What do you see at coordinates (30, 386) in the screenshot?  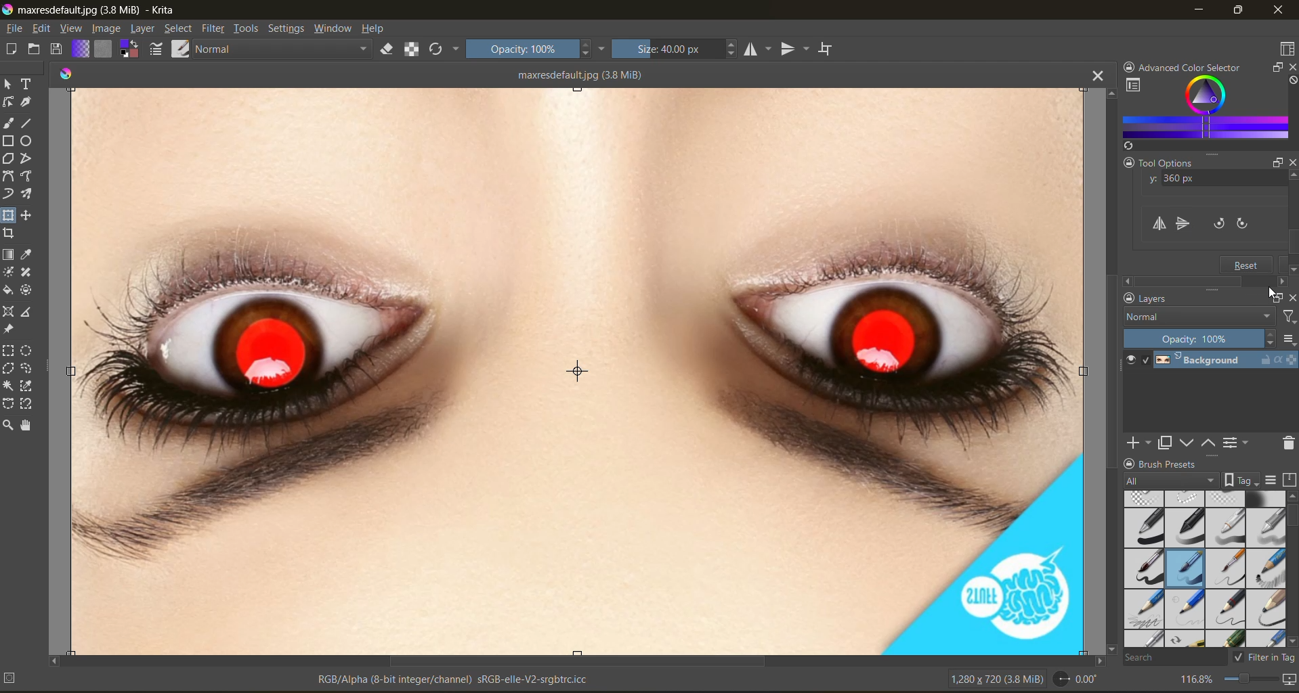 I see `tool` at bounding box center [30, 386].